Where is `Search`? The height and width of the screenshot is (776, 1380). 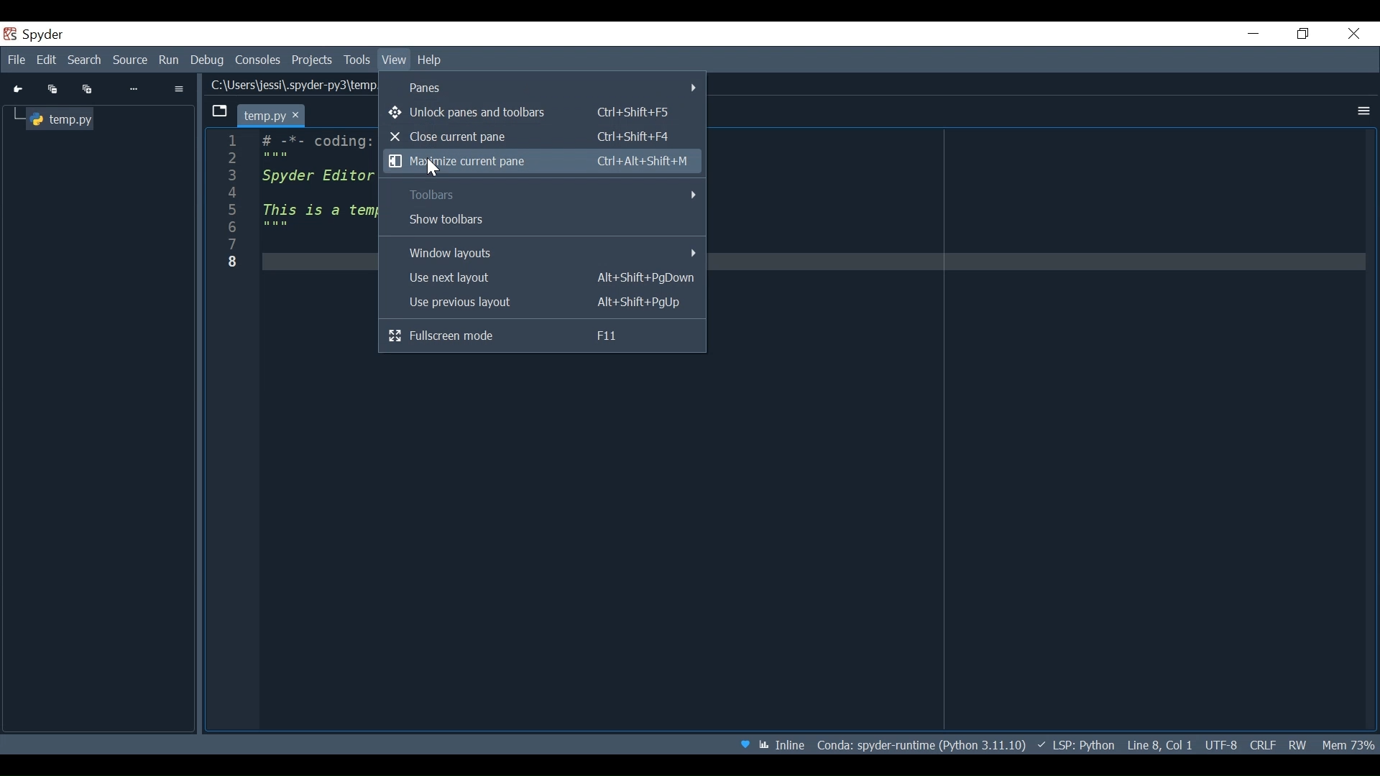 Search is located at coordinates (86, 60).